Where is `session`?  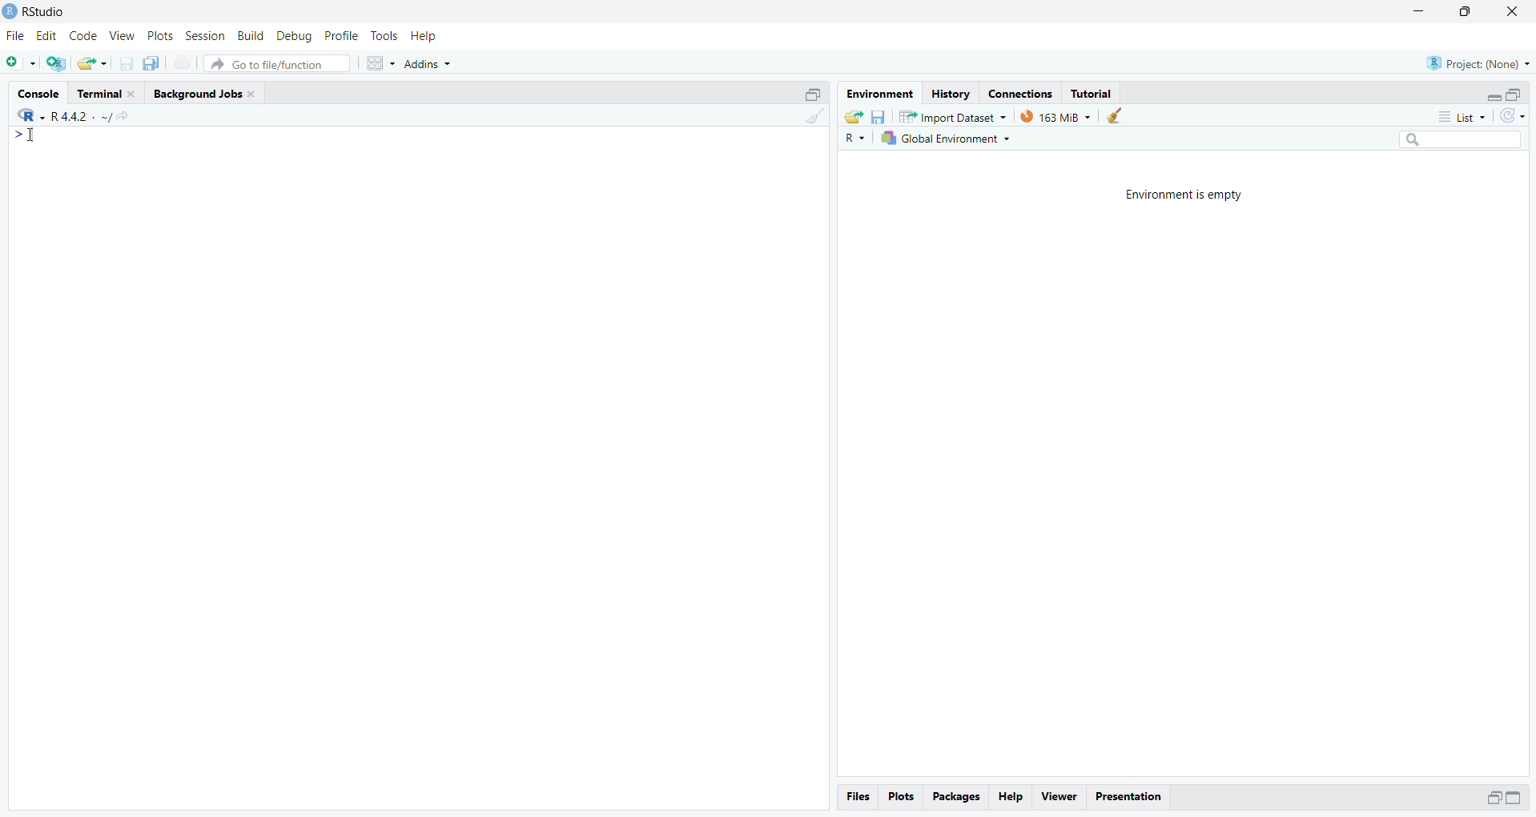
session is located at coordinates (205, 36).